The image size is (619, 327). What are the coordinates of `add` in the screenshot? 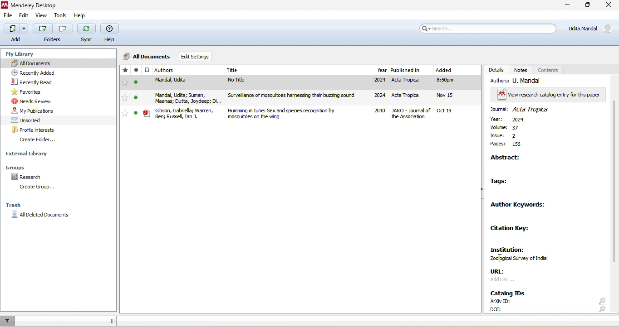 It's located at (43, 28).